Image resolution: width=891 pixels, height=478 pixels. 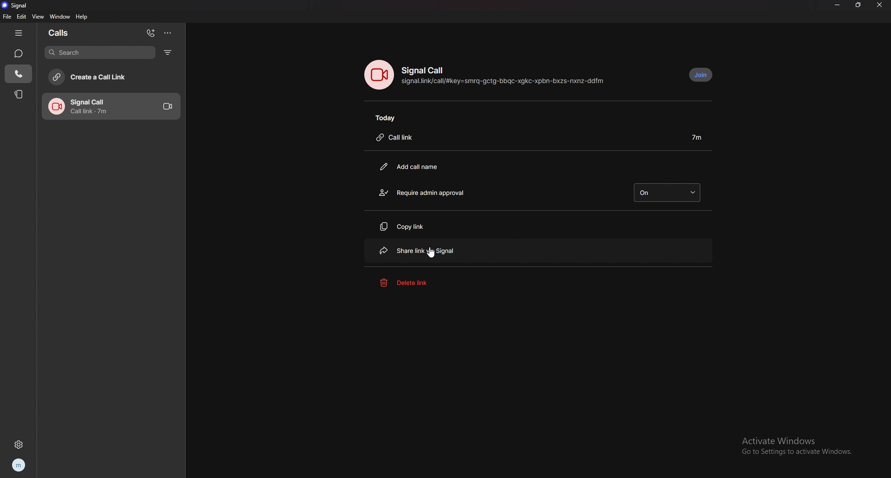 I want to click on search, so click(x=99, y=52).